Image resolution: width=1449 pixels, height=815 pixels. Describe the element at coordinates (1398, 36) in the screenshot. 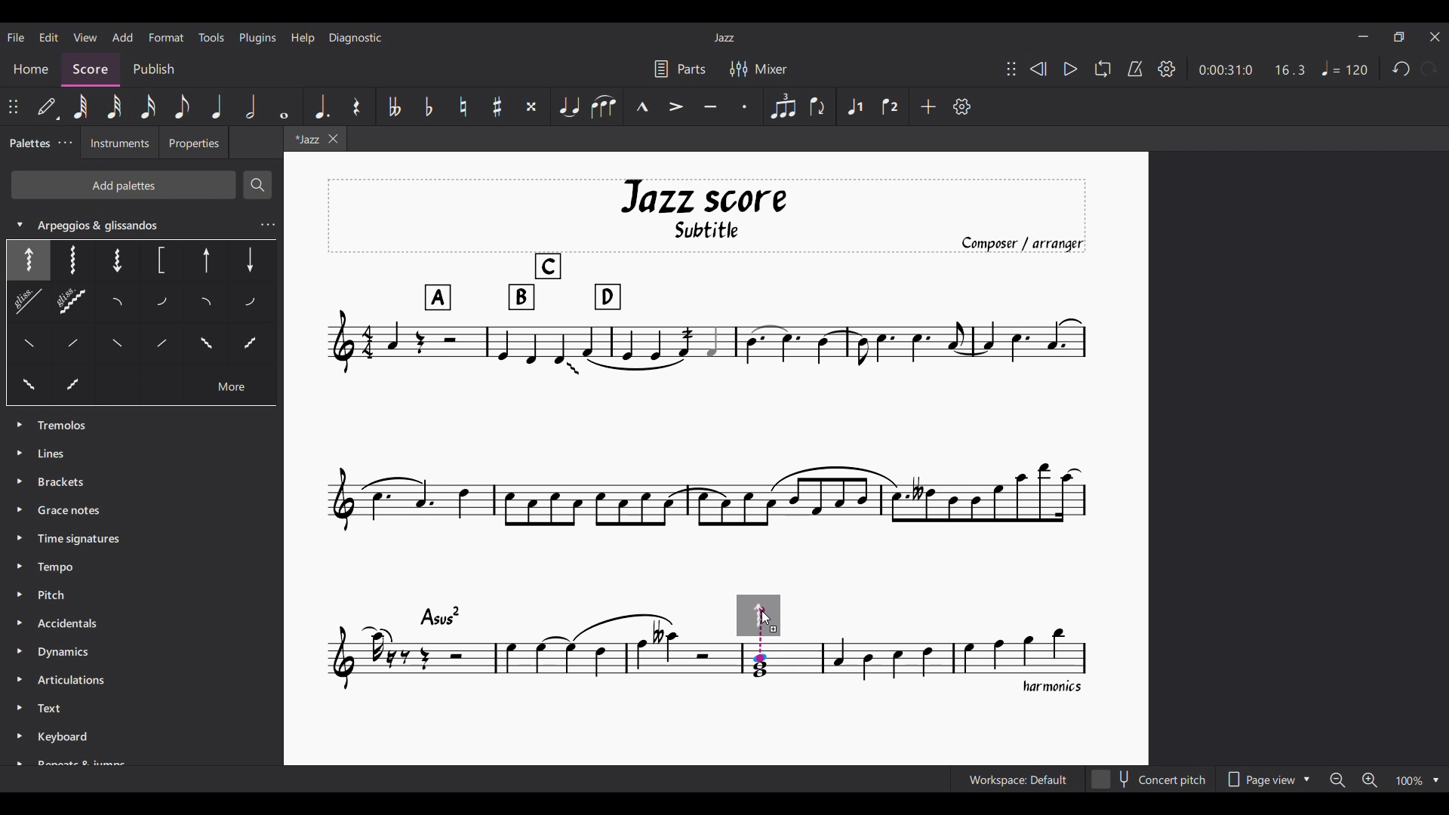

I see `Show in smaller tab` at that location.